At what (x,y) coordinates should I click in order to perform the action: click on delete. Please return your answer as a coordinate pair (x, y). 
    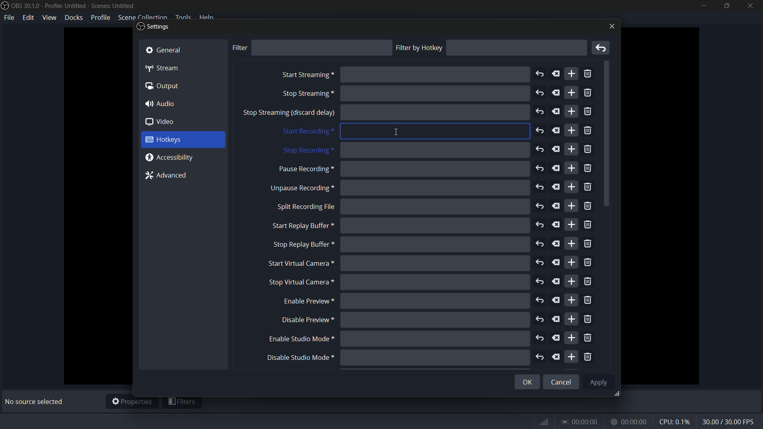
    Looking at the image, I should click on (556, 301).